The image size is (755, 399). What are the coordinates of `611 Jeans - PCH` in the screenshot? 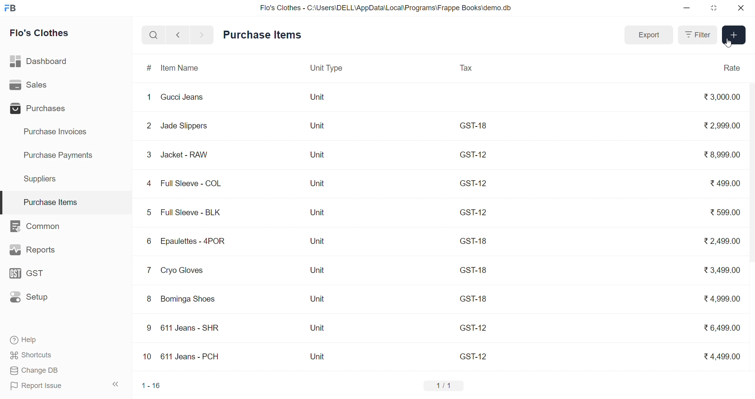 It's located at (194, 357).